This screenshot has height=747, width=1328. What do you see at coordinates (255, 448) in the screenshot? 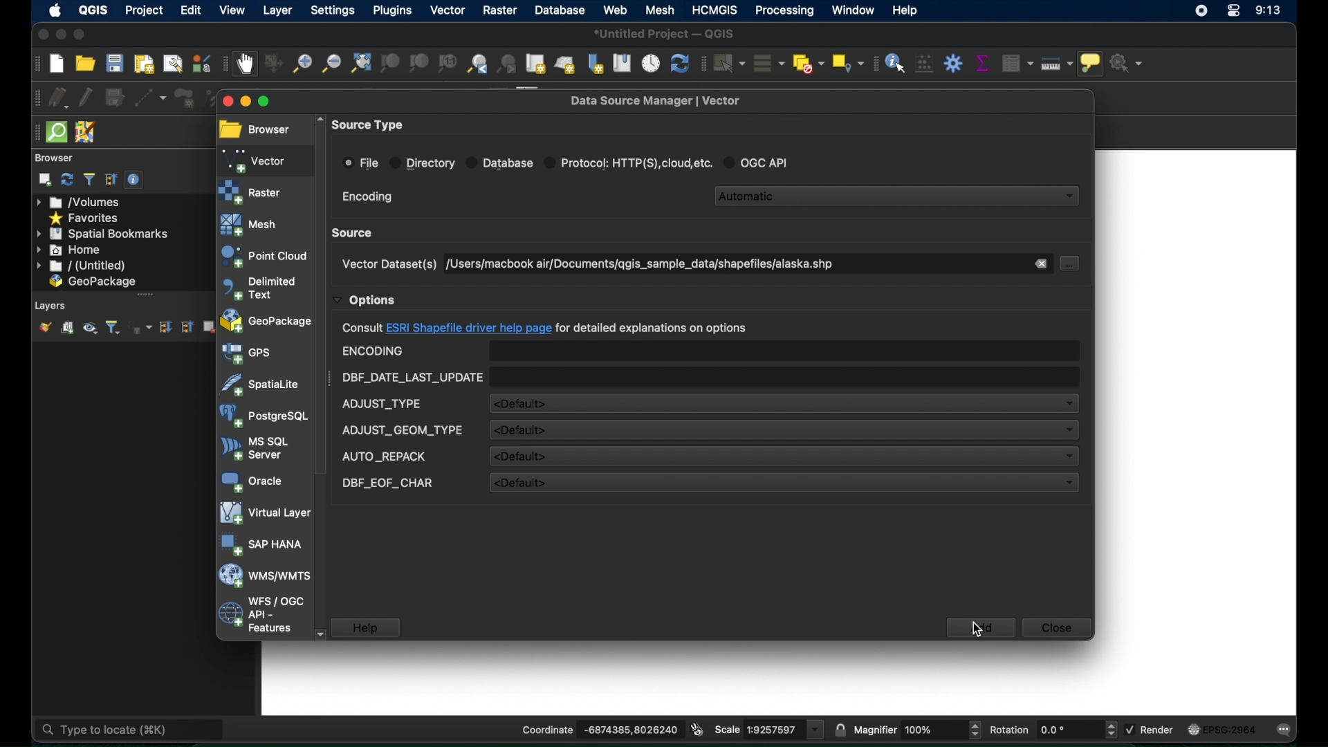
I see `ms sql server` at bounding box center [255, 448].